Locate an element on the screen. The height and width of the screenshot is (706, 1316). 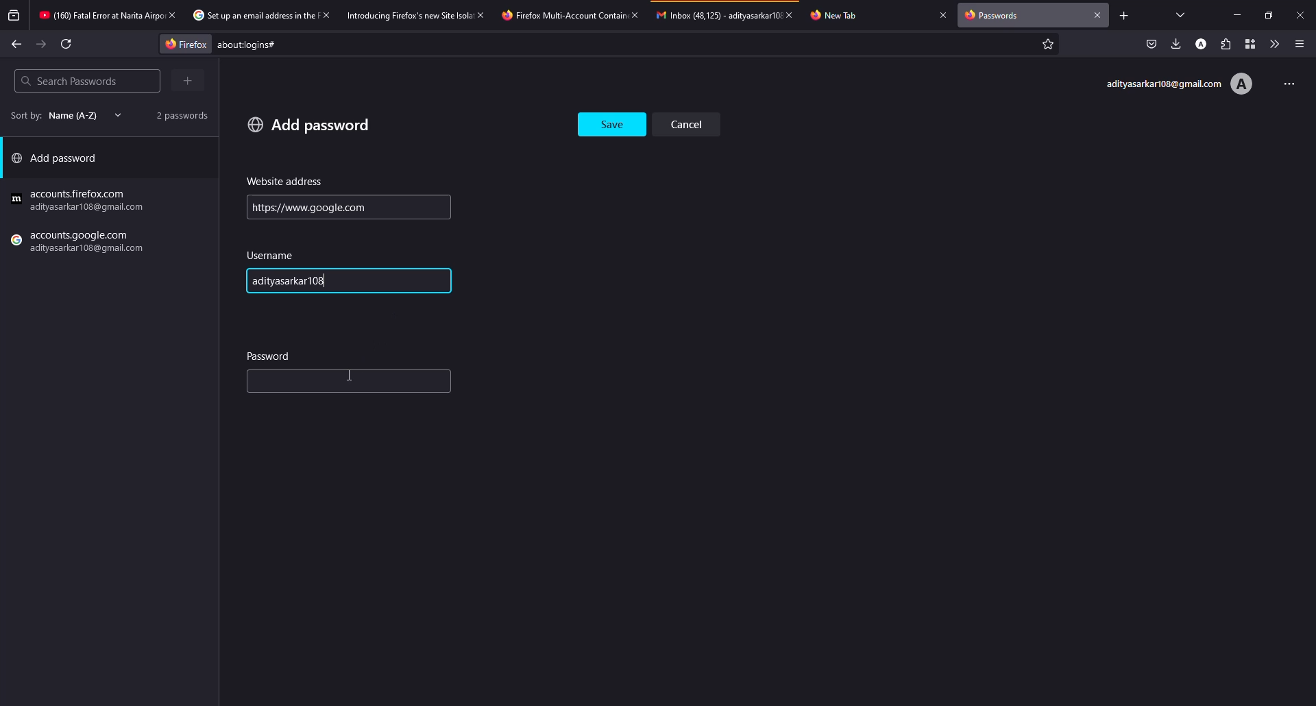
search is located at coordinates (69, 81).